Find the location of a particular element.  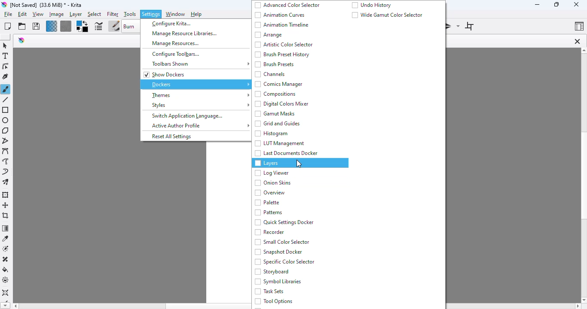

gamut masks is located at coordinates (275, 113).